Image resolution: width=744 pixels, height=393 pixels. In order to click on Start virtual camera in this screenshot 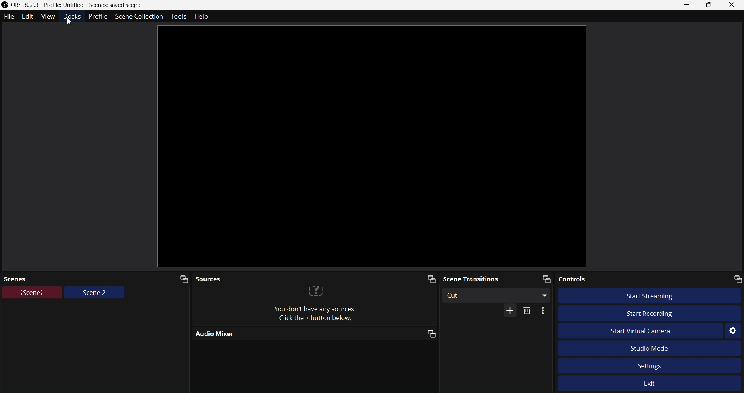, I will do `click(648, 331)`.